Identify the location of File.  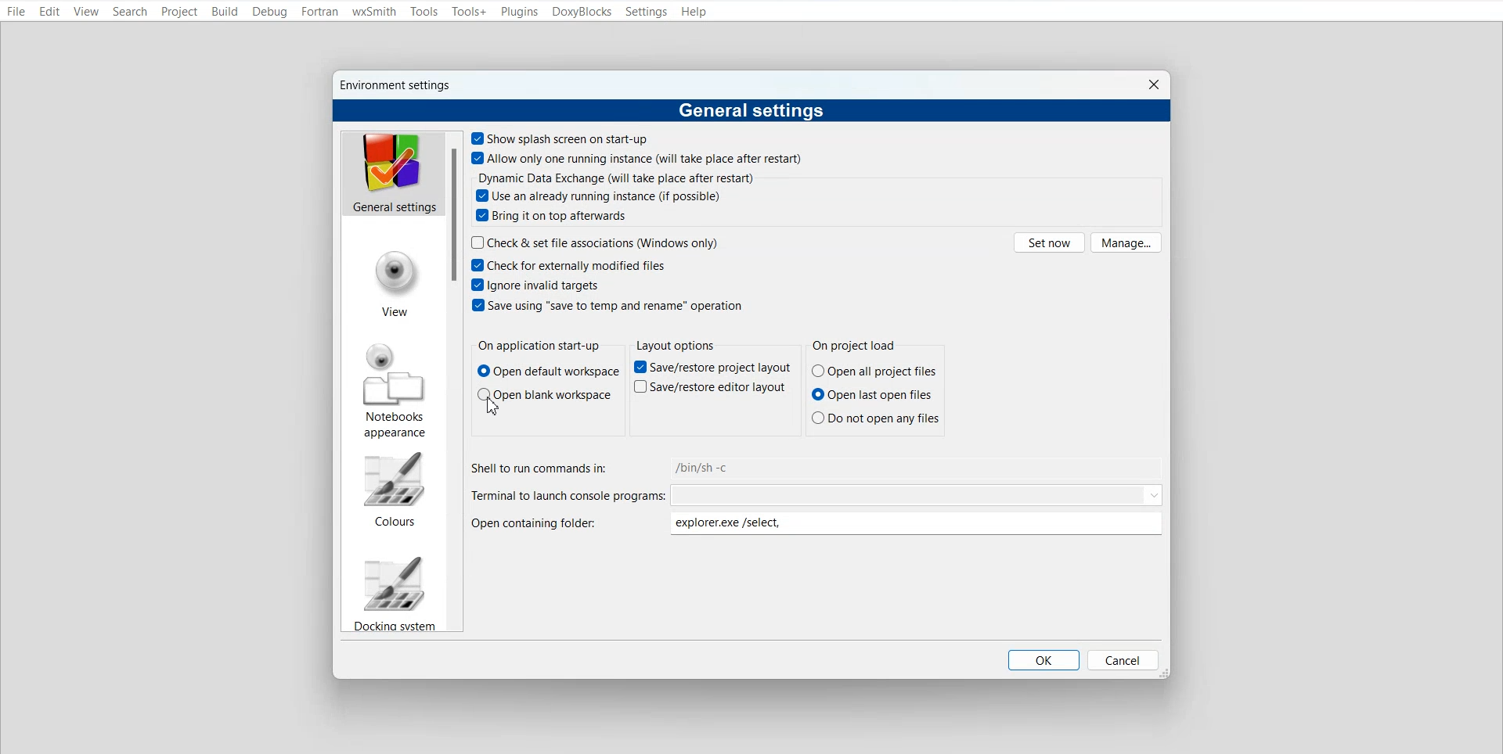
(16, 13).